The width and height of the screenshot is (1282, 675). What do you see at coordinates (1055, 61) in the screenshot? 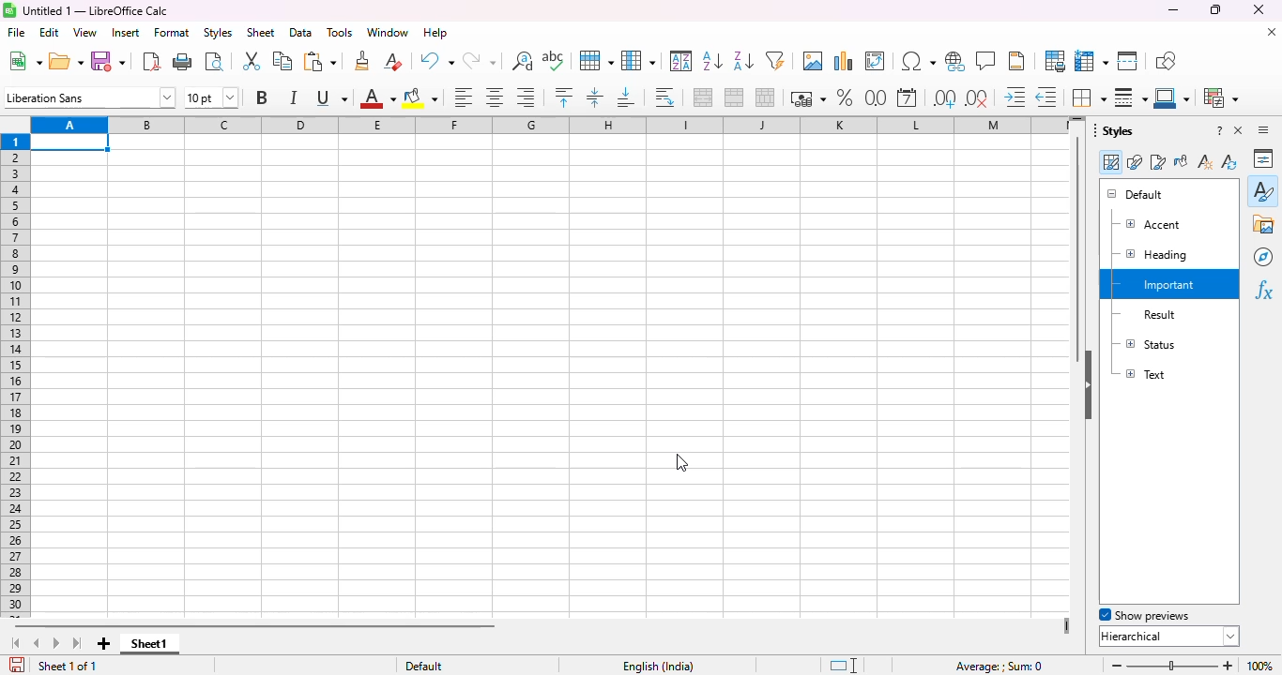
I see `define print area` at bounding box center [1055, 61].